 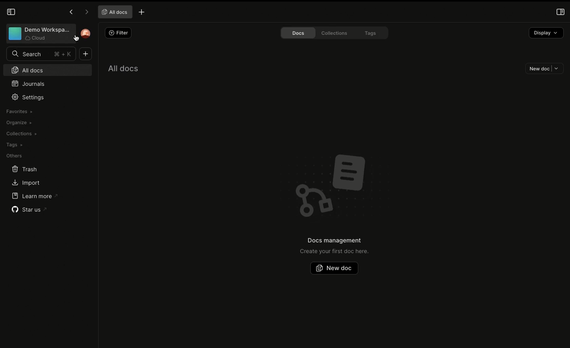 What do you see at coordinates (85, 12) in the screenshot?
I see `Forward` at bounding box center [85, 12].